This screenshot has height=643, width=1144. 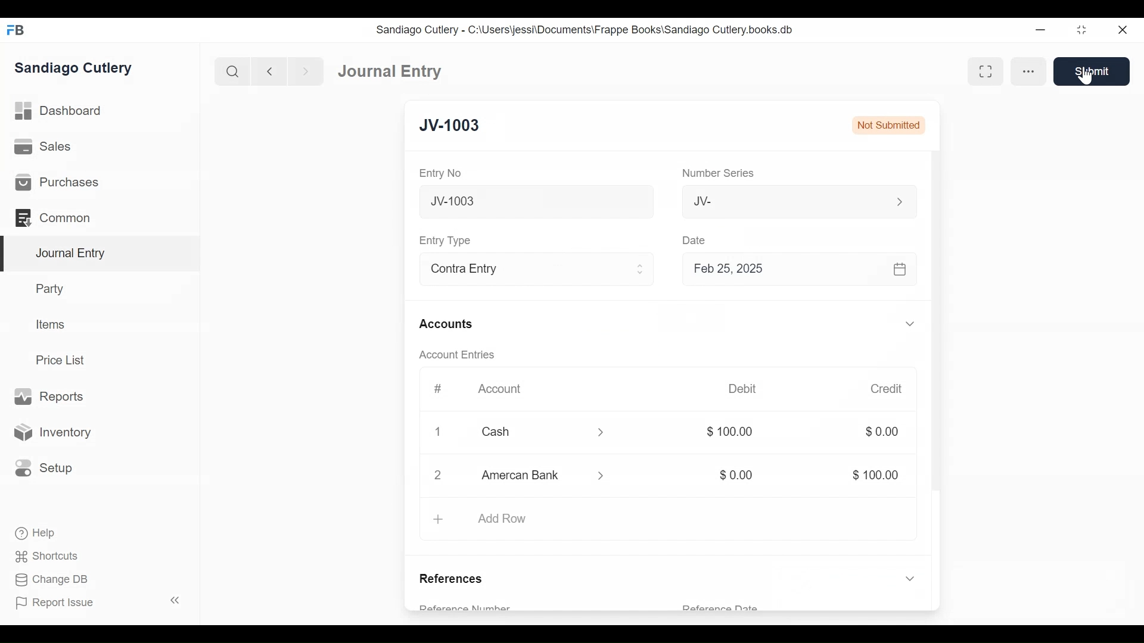 What do you see at coordinates (696, 240) in the screenshot?
I see `Date` at bounding box center [696, 240].